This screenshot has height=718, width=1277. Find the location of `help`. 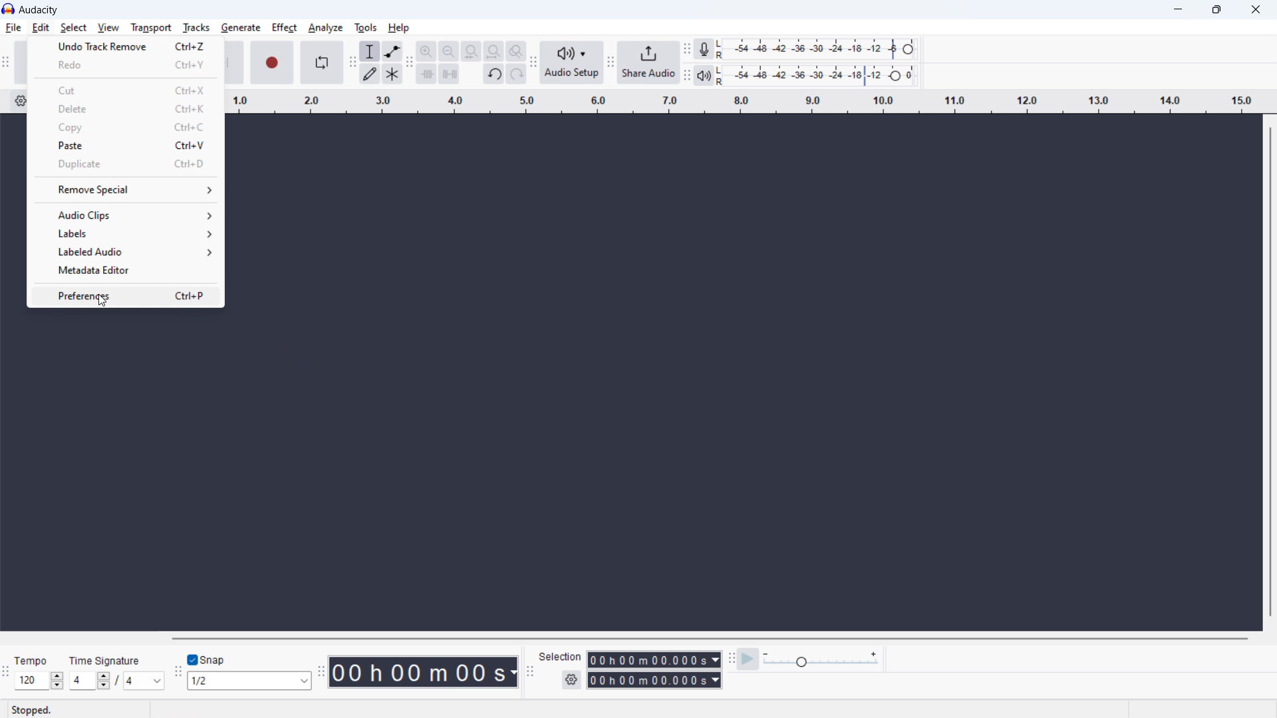

help is located at coordinates (400, 28).